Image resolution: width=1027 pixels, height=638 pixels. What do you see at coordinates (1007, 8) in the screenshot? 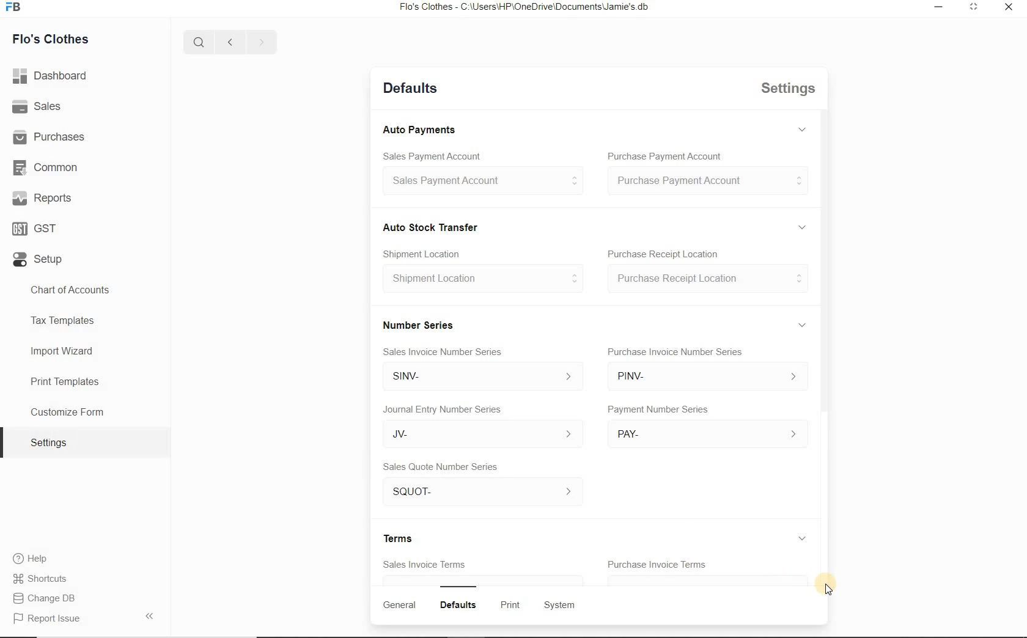
I see `Close` at bounding box center [1007, 8].